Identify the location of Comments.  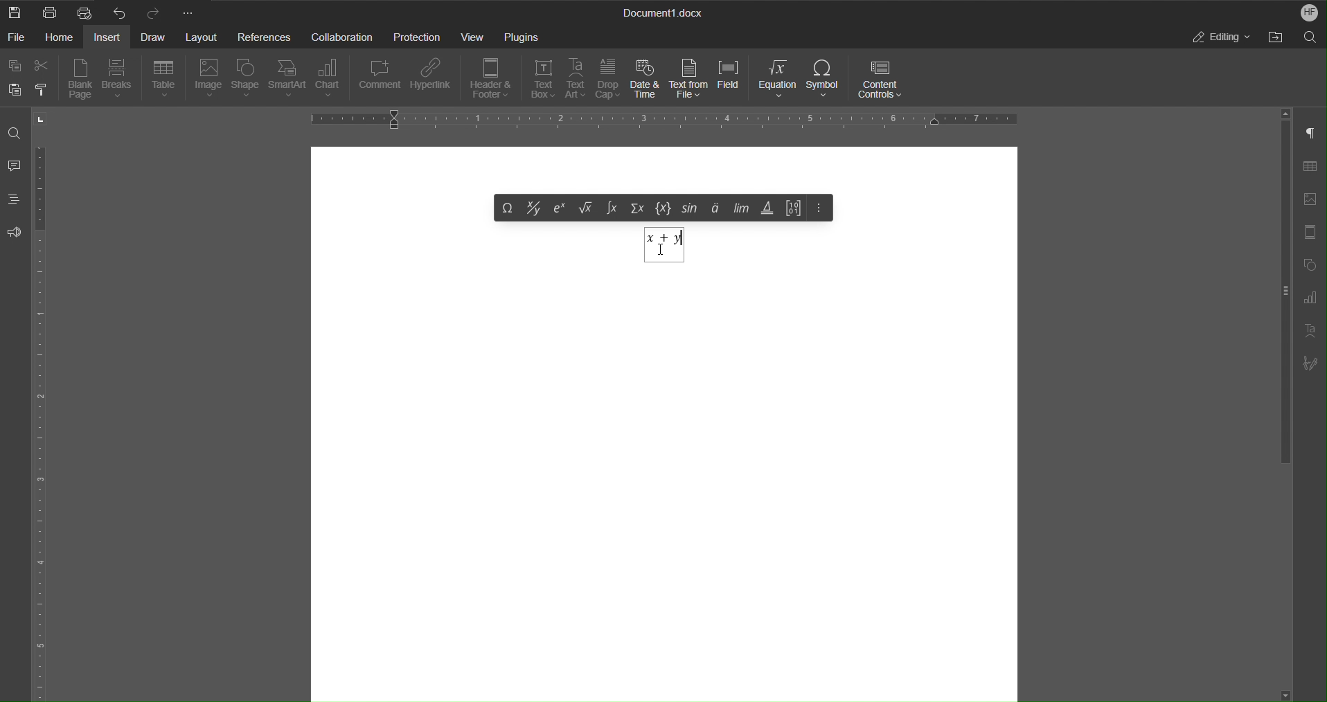
(12, 170).